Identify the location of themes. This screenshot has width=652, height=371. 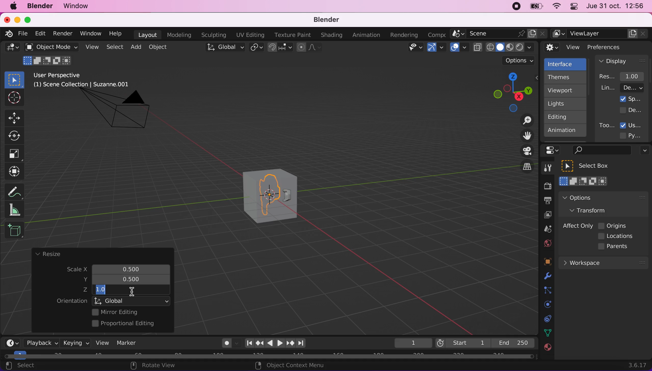
(564, 77).